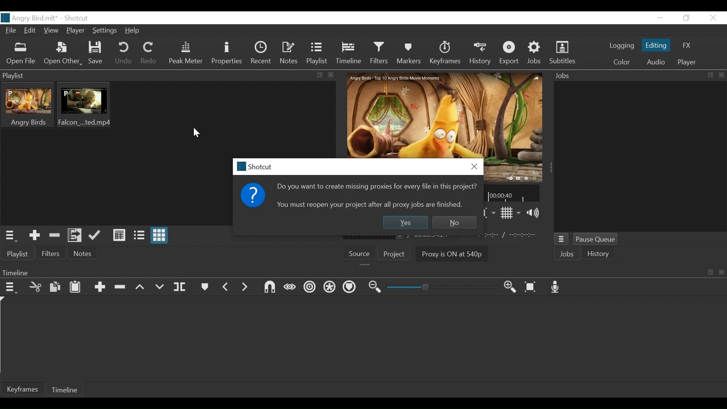 Image resolution: width=727 pixels, height=409 pixels. I want to click on Cursor, so click(110, 34).